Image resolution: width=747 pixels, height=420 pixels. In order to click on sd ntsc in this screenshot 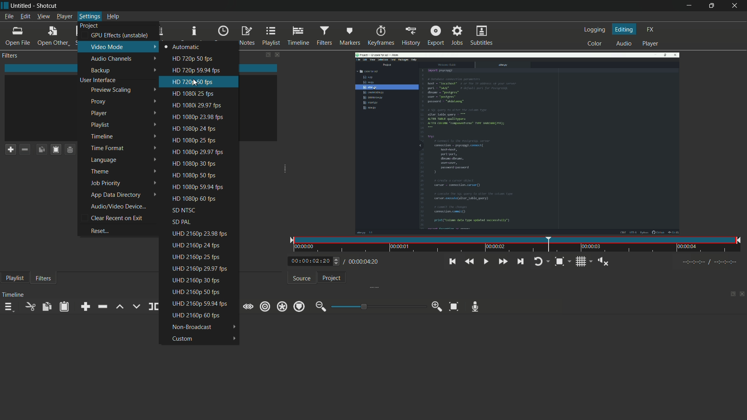, I will do `click(200, 209)`.